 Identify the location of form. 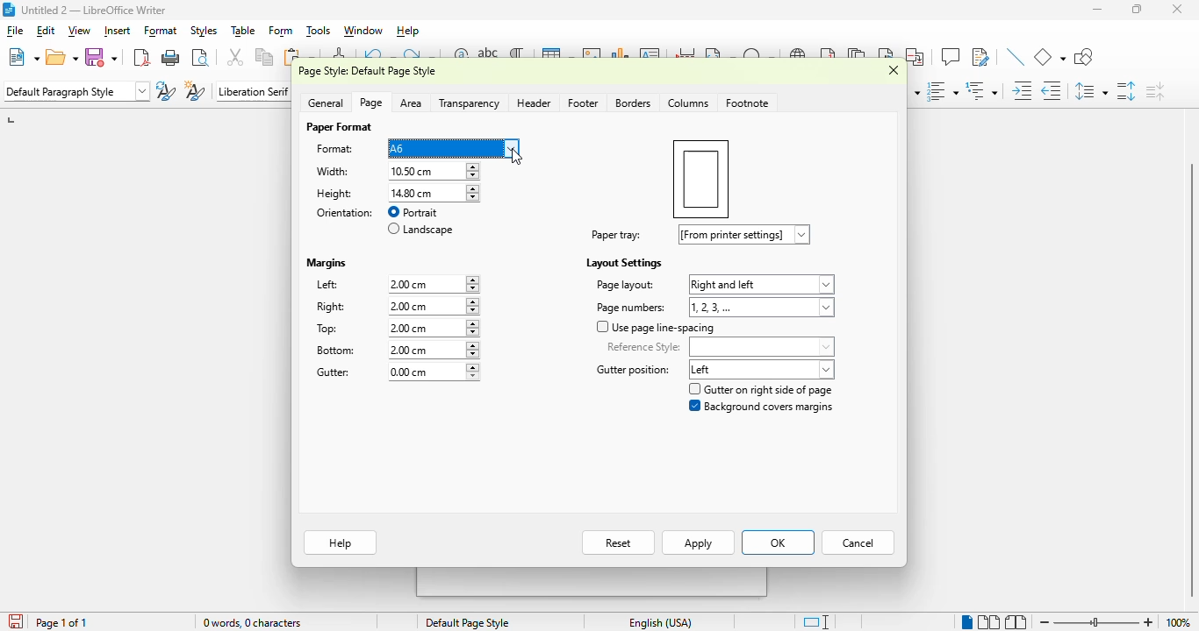
(280, 31).